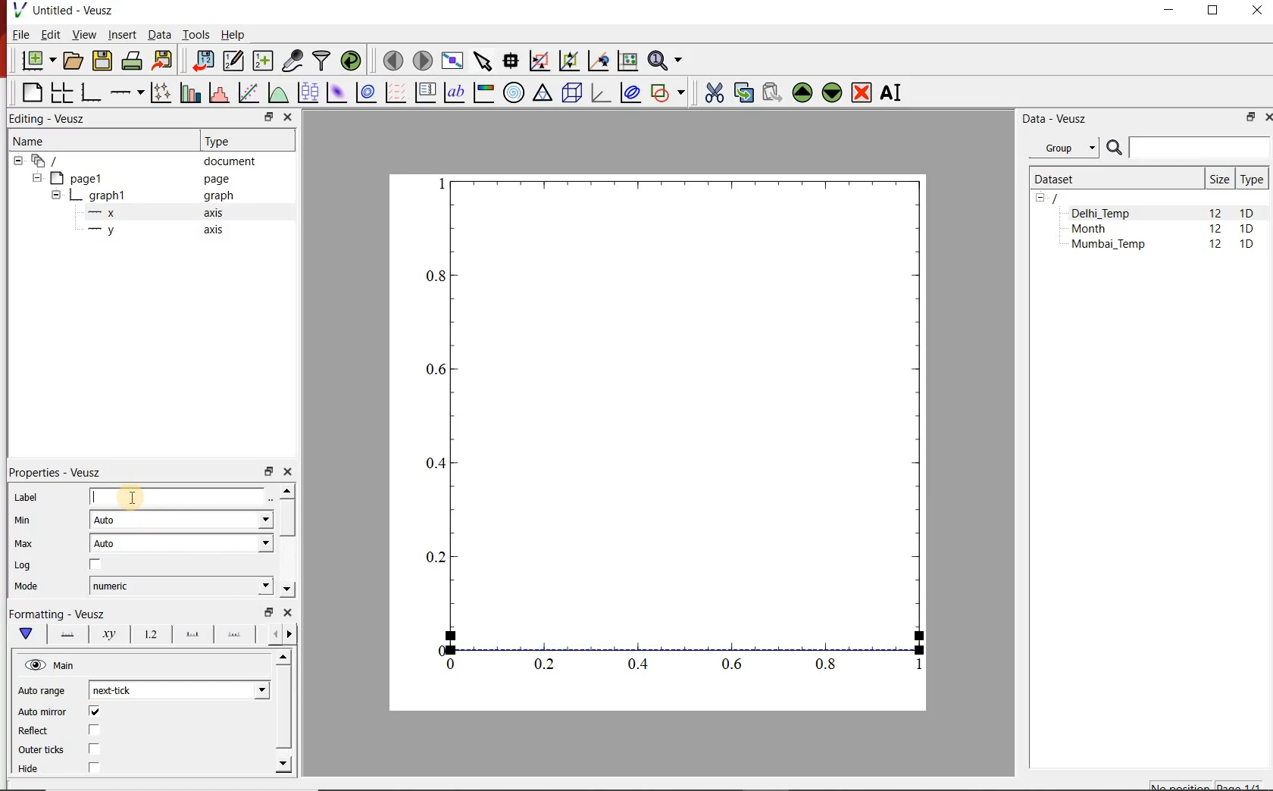 This screenshot has width=1273, height=791. I want to click on Tick labels, so click(149, 632).